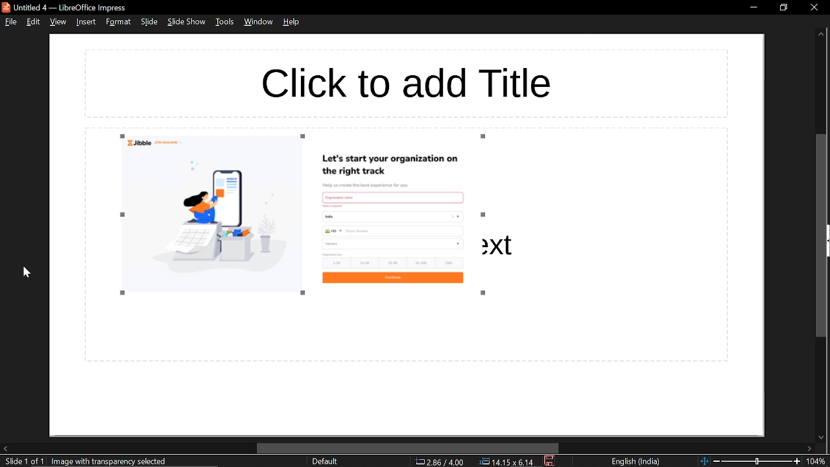 The image size is (830, 467). What do you see at coordinates (28, 274) in the screenshot?
I see `cursor` at bounding box center [28, 274].